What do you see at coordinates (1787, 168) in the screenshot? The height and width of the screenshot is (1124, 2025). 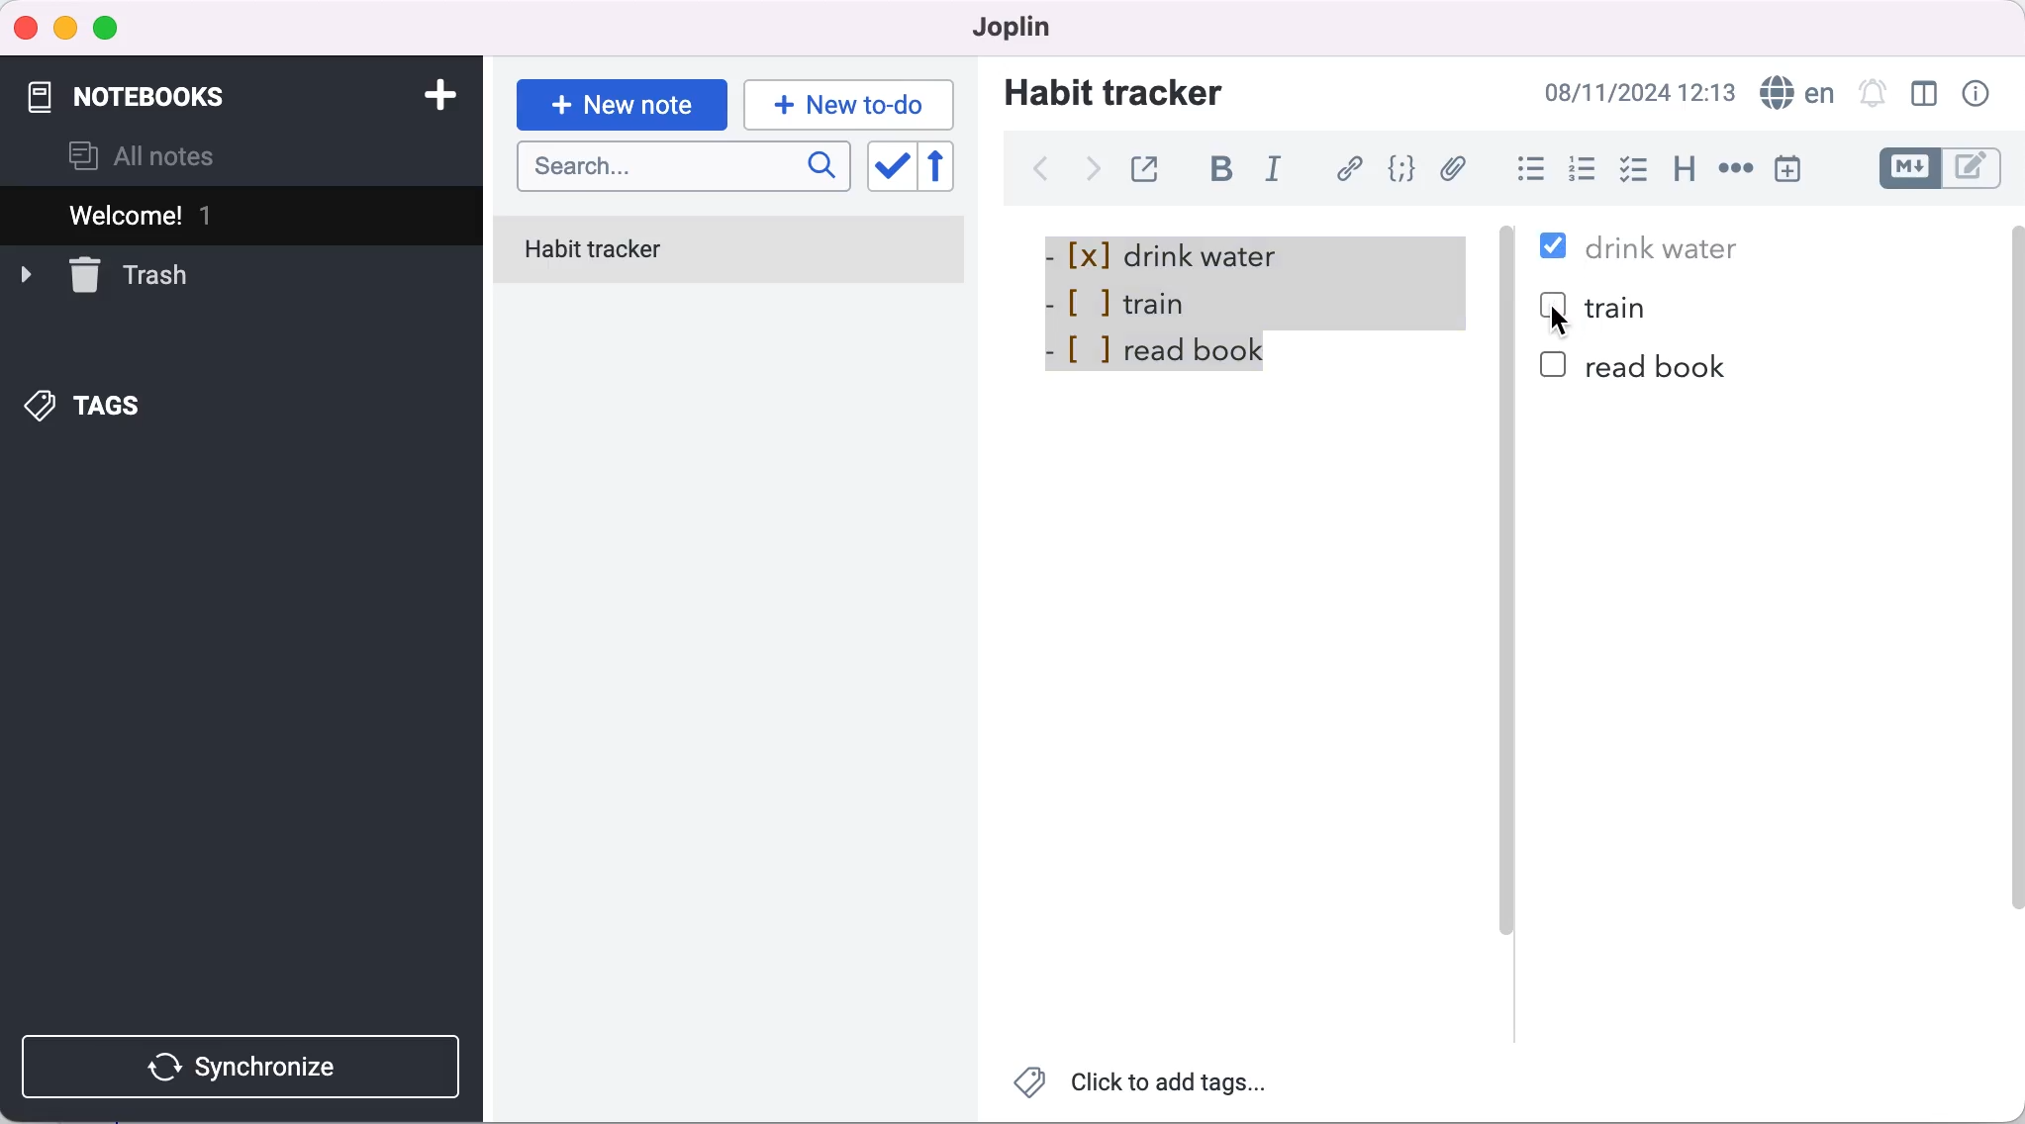 I see `insert time` at bounding box center [1787, 168].